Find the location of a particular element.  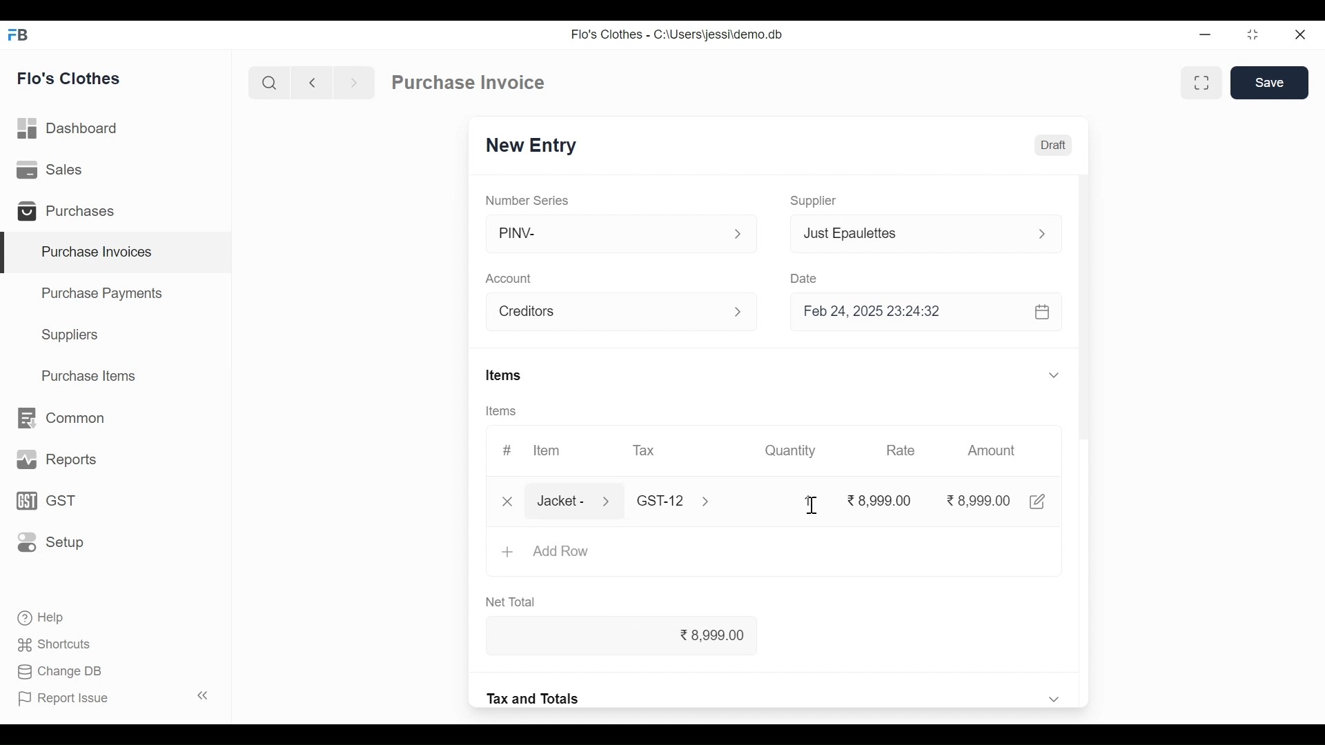

Tax is located at coordinates (648, 451).